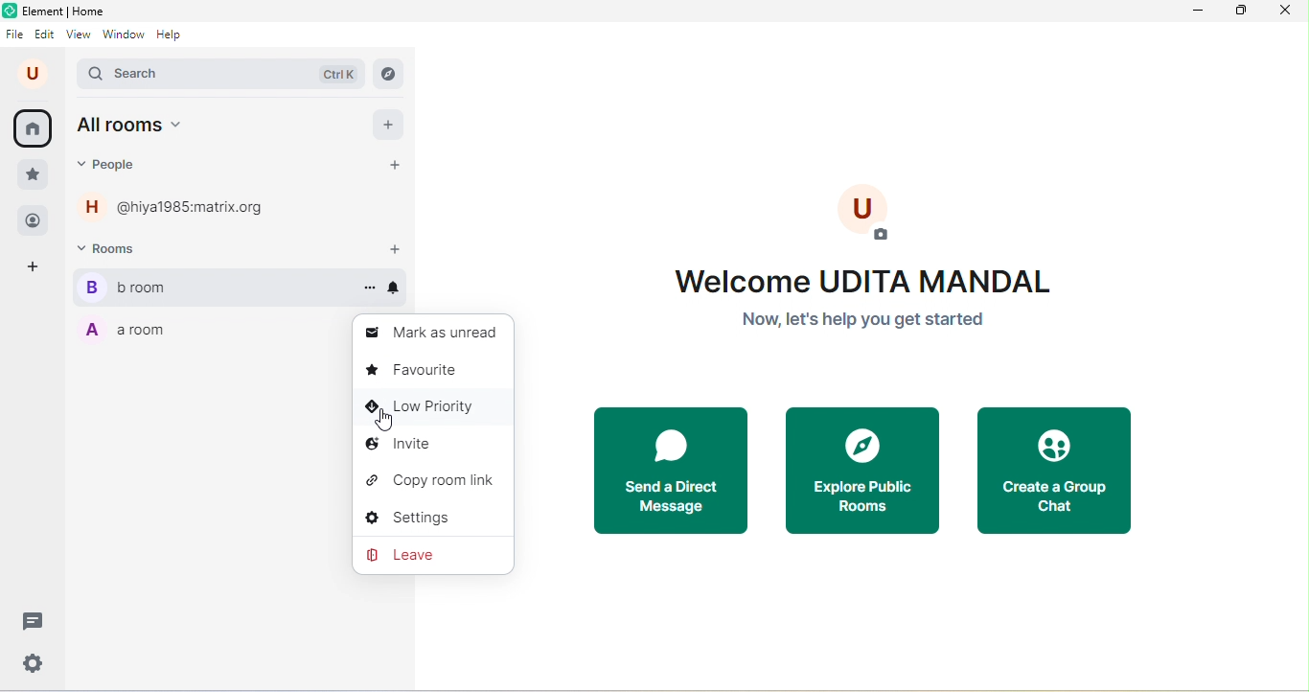 The height and width of the screenshot is (692, 1309). I want to click on window, so click(124, 35).